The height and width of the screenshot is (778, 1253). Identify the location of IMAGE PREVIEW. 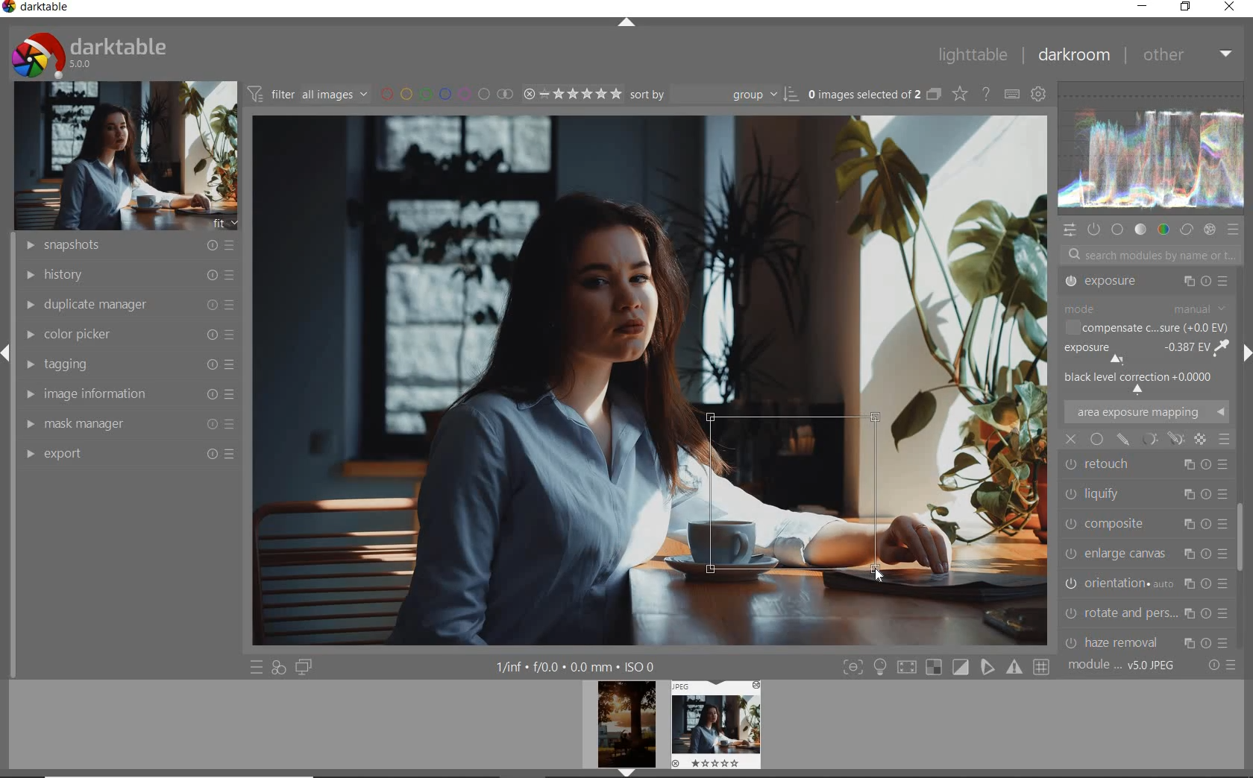
(626, 730).